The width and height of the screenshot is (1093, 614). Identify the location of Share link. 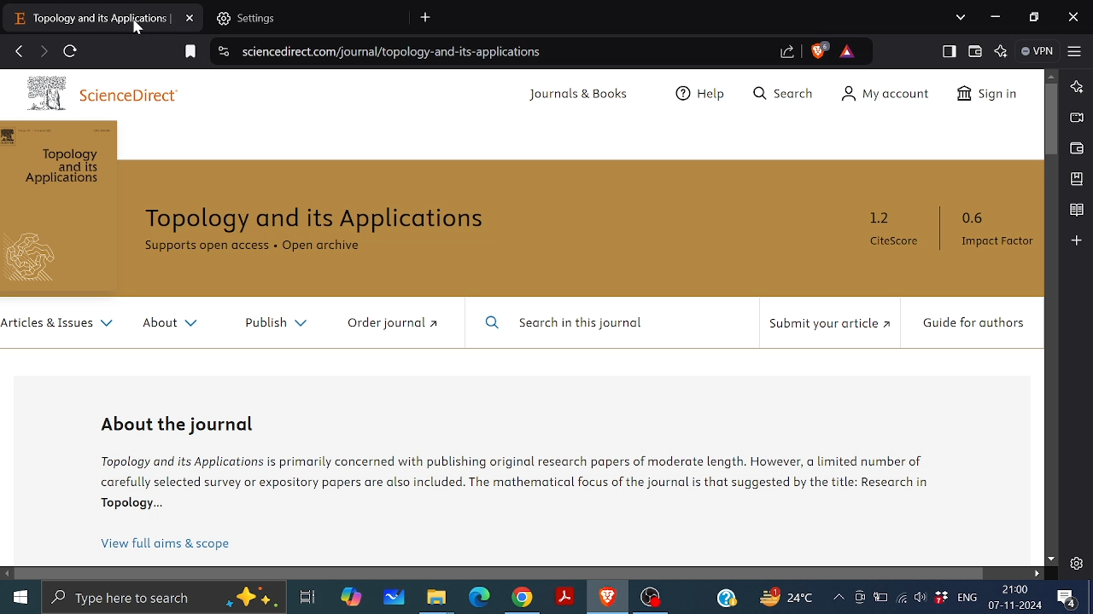
(786, 51).